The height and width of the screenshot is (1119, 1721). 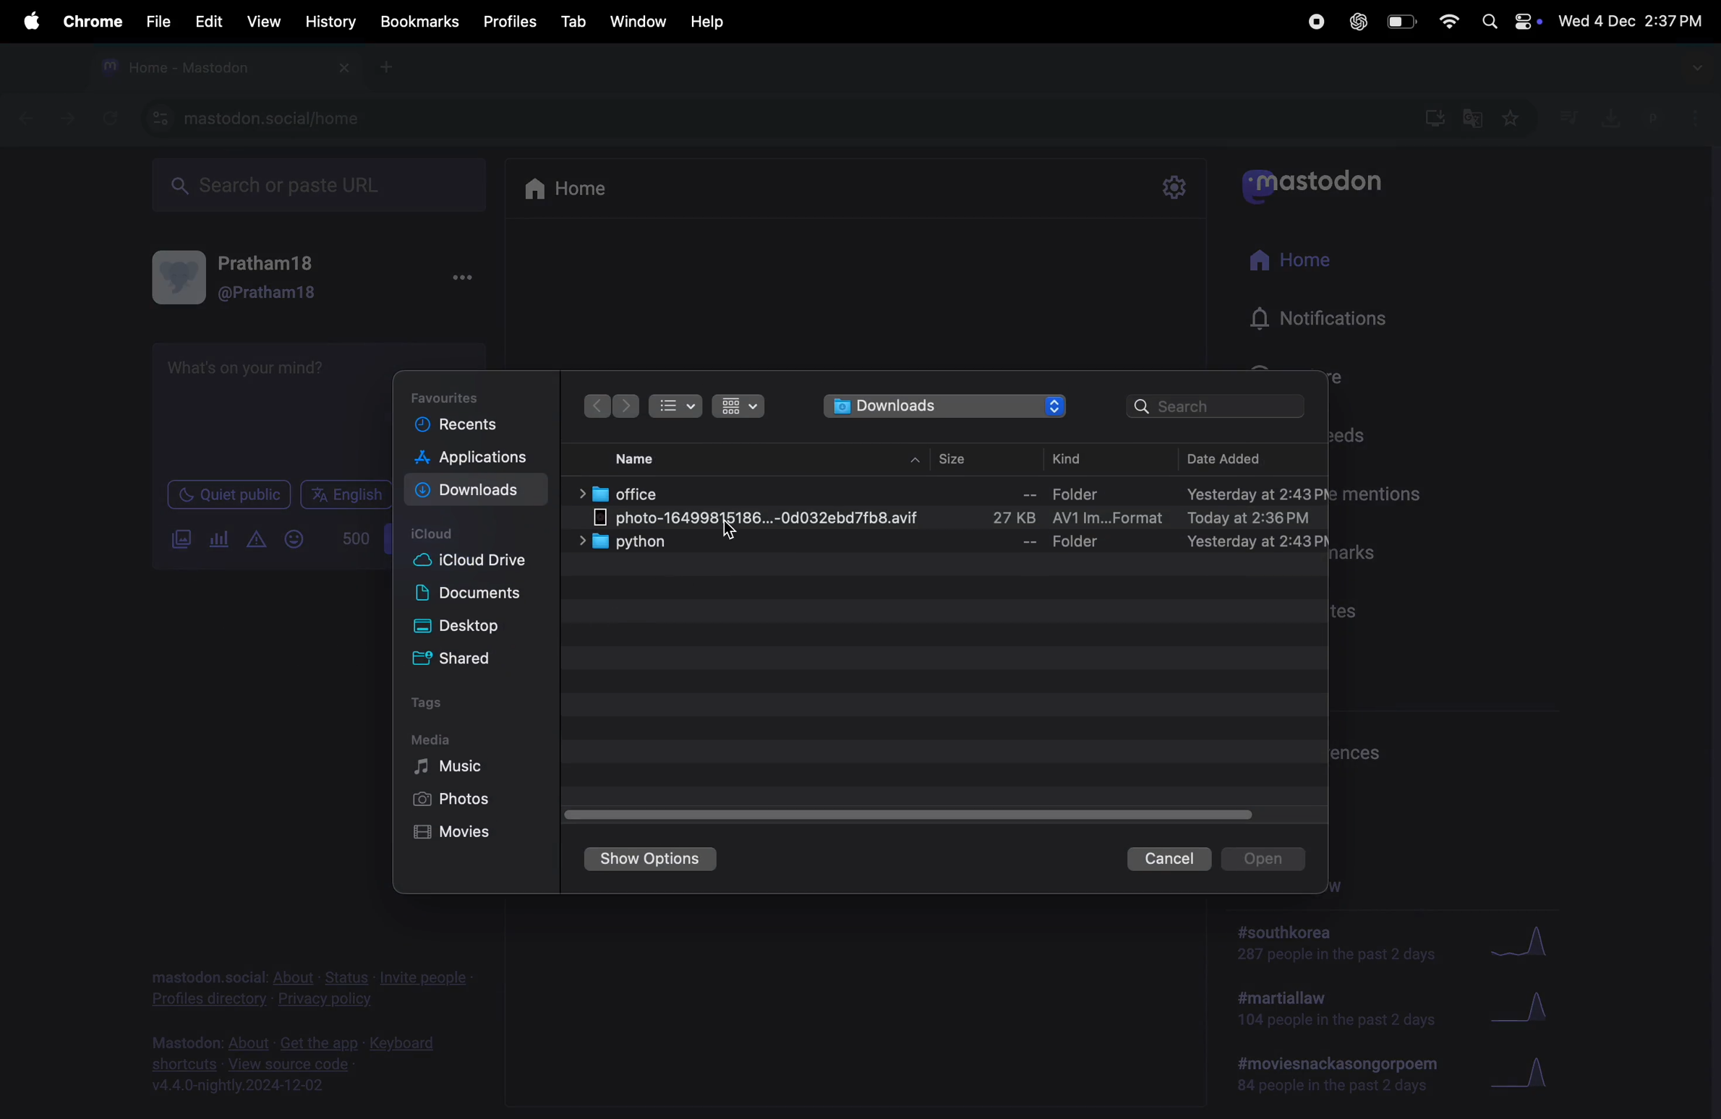 What do you see at coordinates (1169, 859) in the screenshot?
I see `cancel` at bounding box center [1169, 859].